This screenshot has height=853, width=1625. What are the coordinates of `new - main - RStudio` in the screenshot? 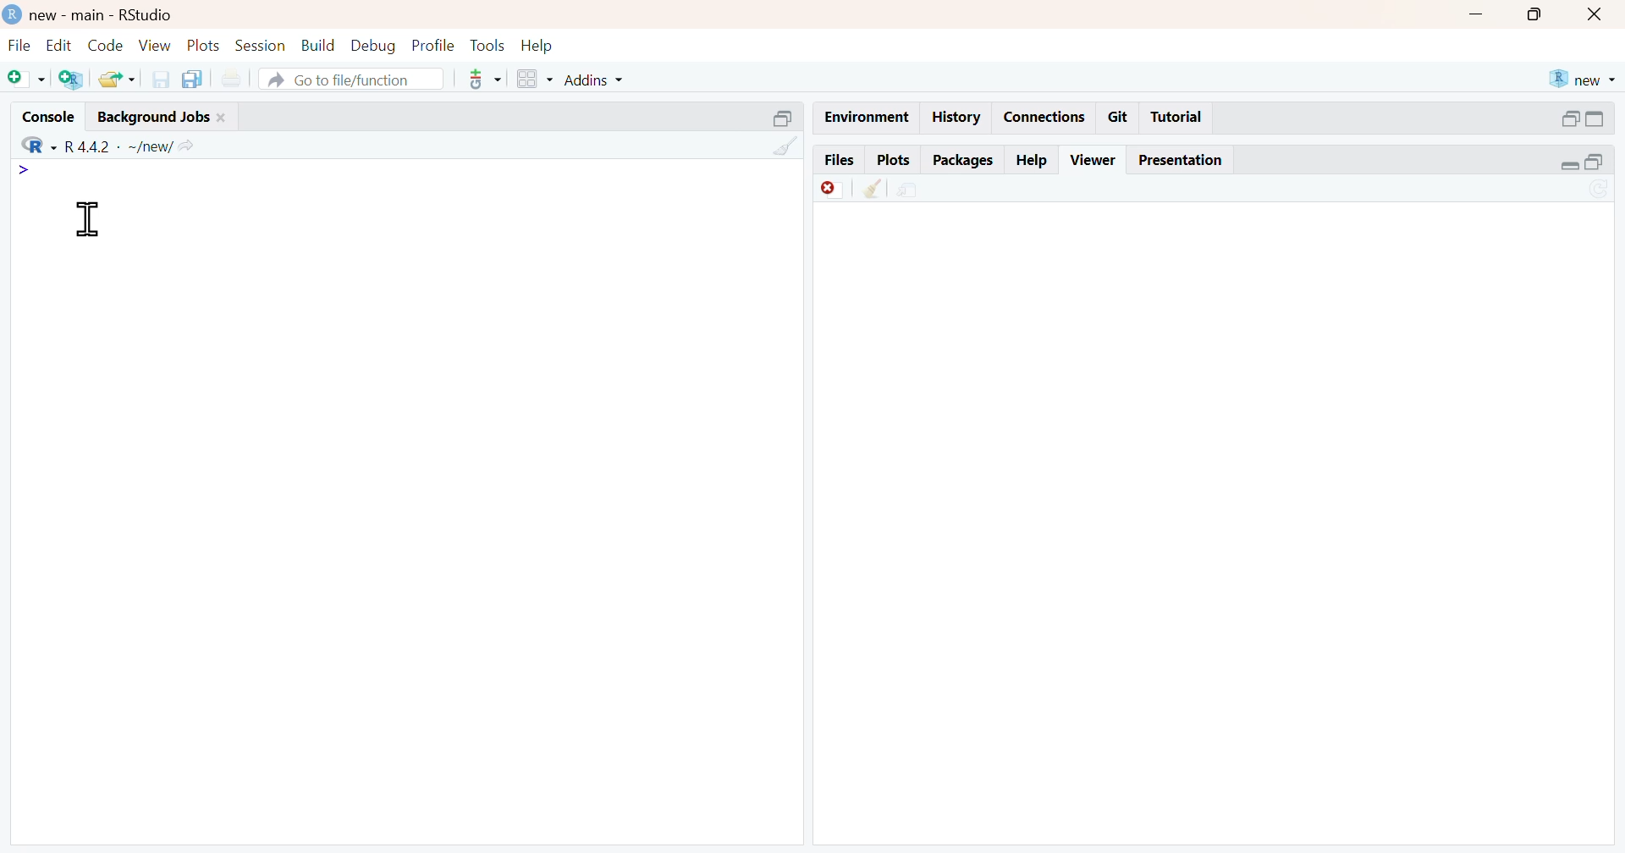 It's located at (90, 15).